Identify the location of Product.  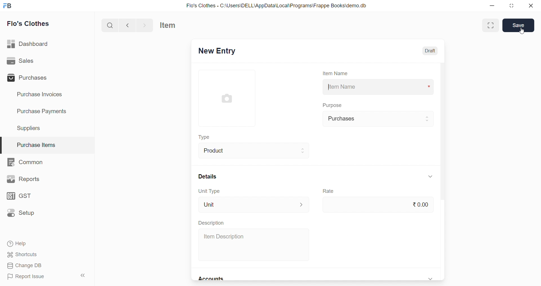
(255, 150).